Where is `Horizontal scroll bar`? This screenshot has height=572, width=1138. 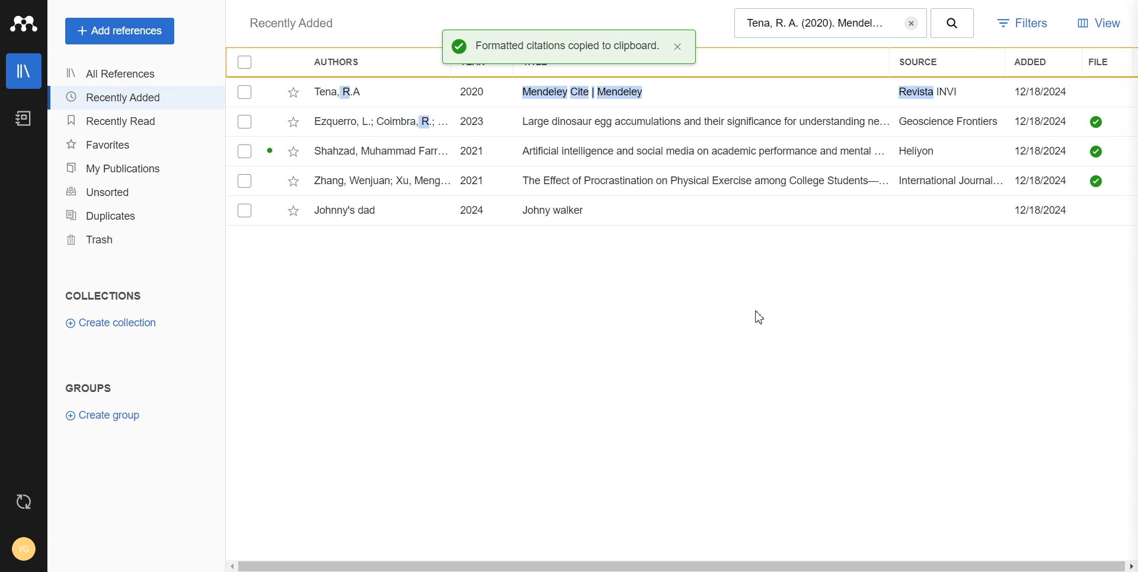 Horizontal scroll bar is located at coordinates (682, 567).